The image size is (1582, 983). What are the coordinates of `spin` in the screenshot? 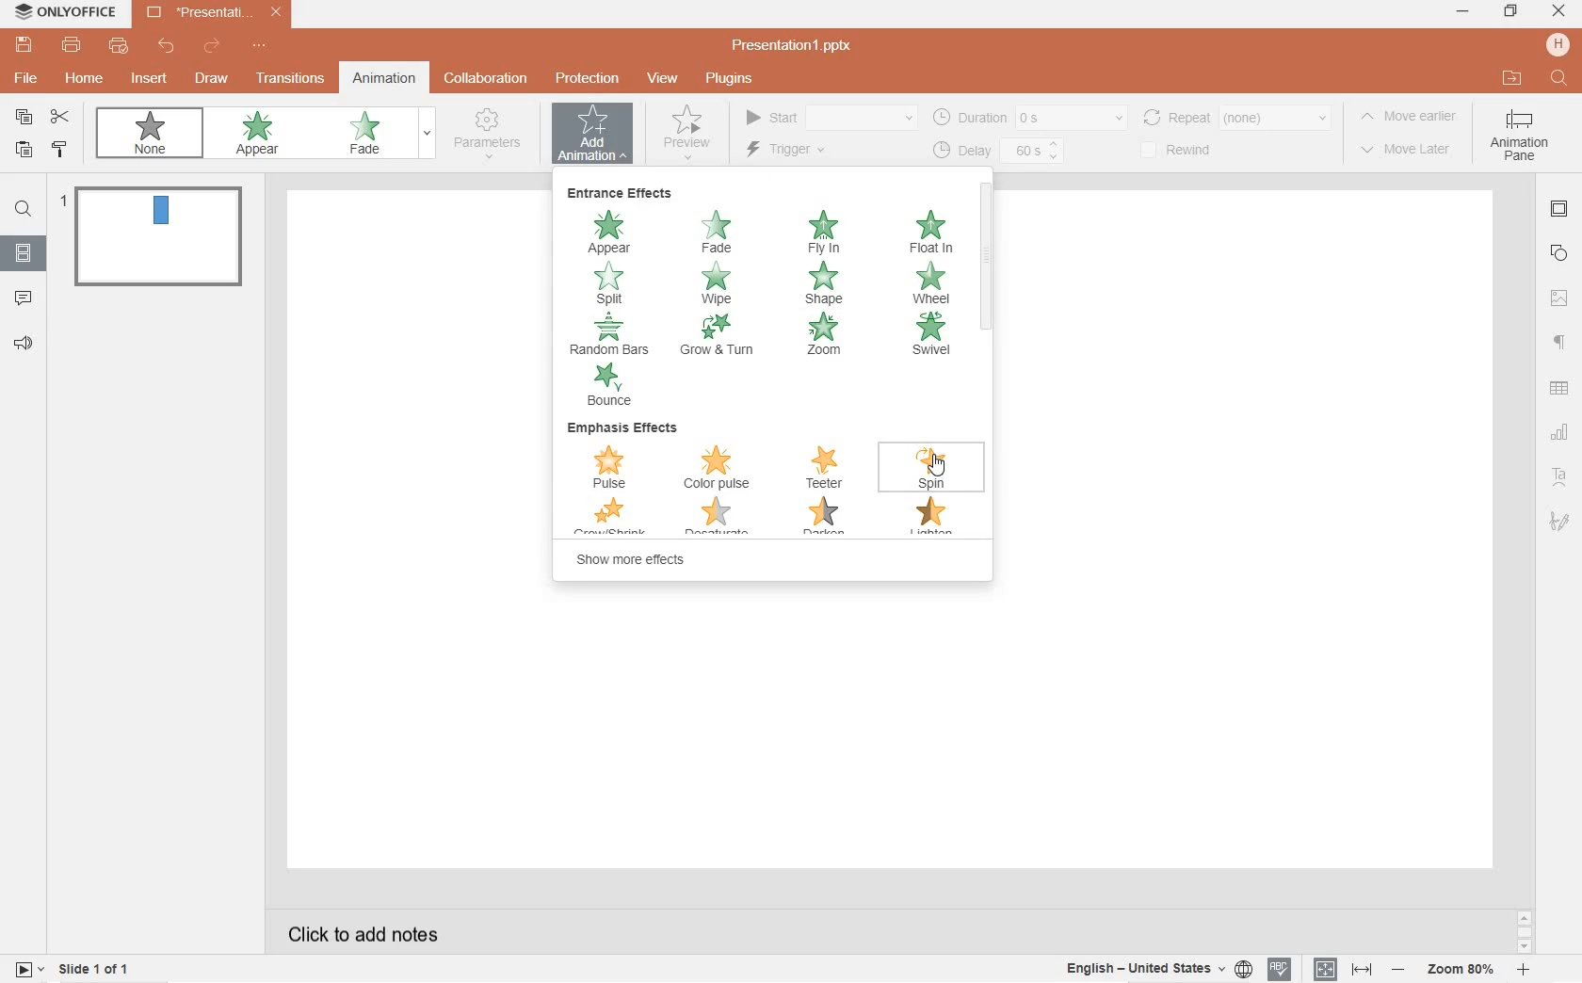 It's located at (932, 468).